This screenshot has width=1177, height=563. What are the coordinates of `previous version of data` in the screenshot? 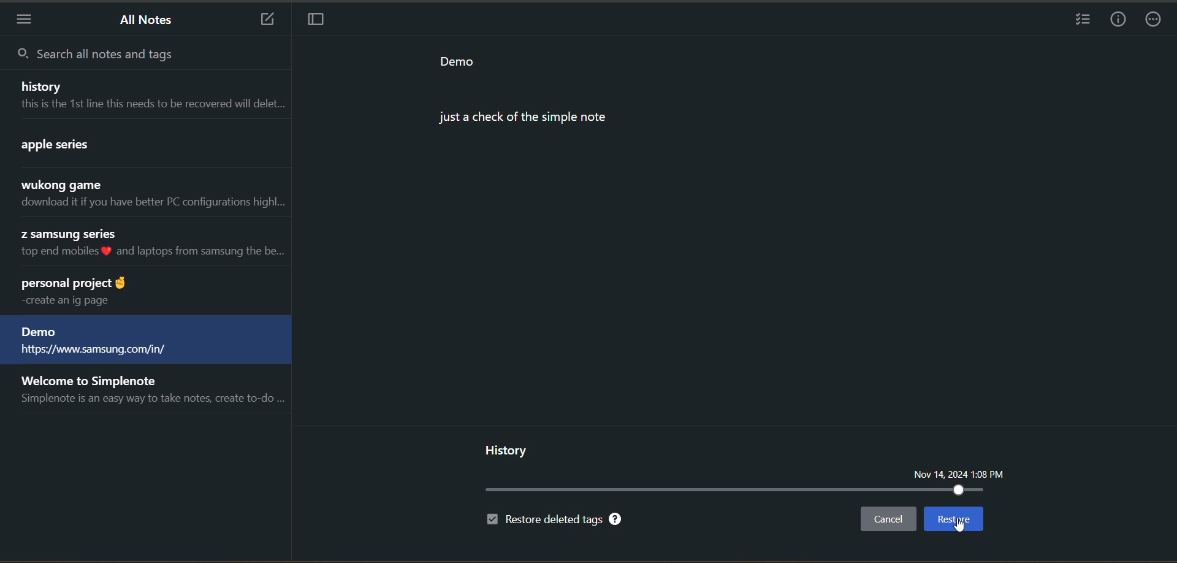 It's located at (526, 87).